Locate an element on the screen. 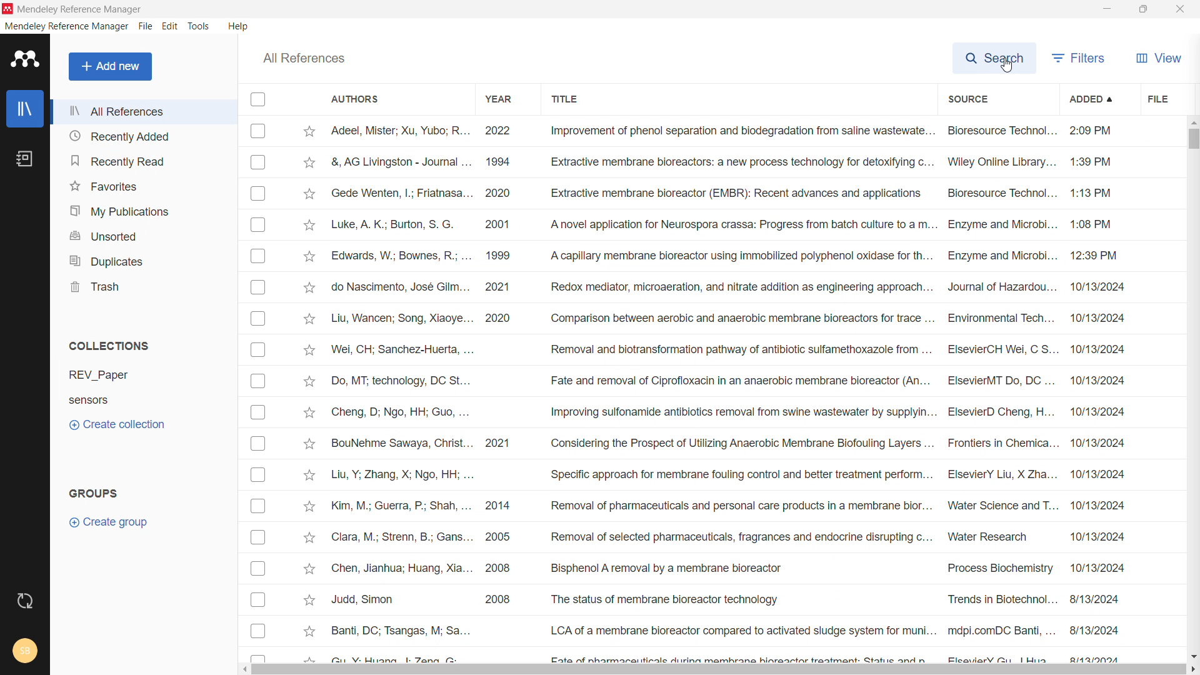  logo is located at coordinates (26, 58).